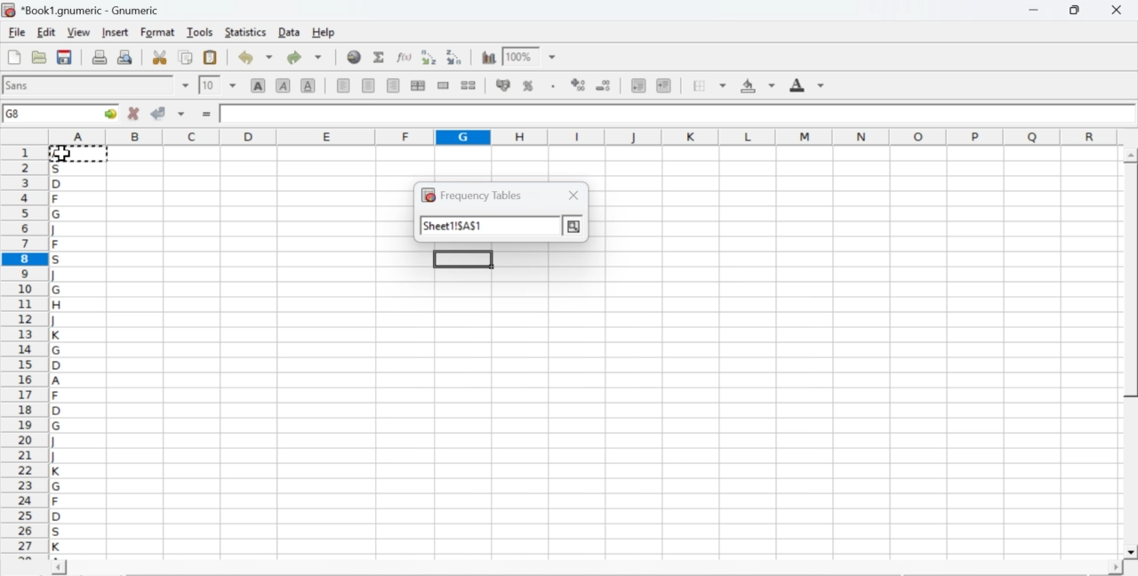 The image size is (1138, 576). What do you see at coordinates (578, 85) in the screenshot?
I see `decrease number of decimals displayed` at bounding box center [578, 85].